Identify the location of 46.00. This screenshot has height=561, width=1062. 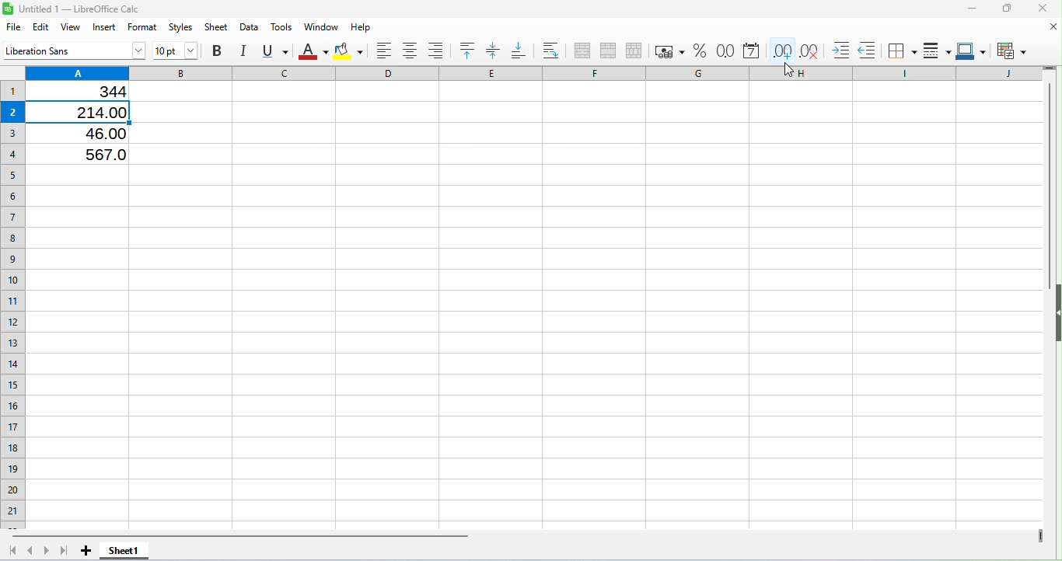
(95, 133).